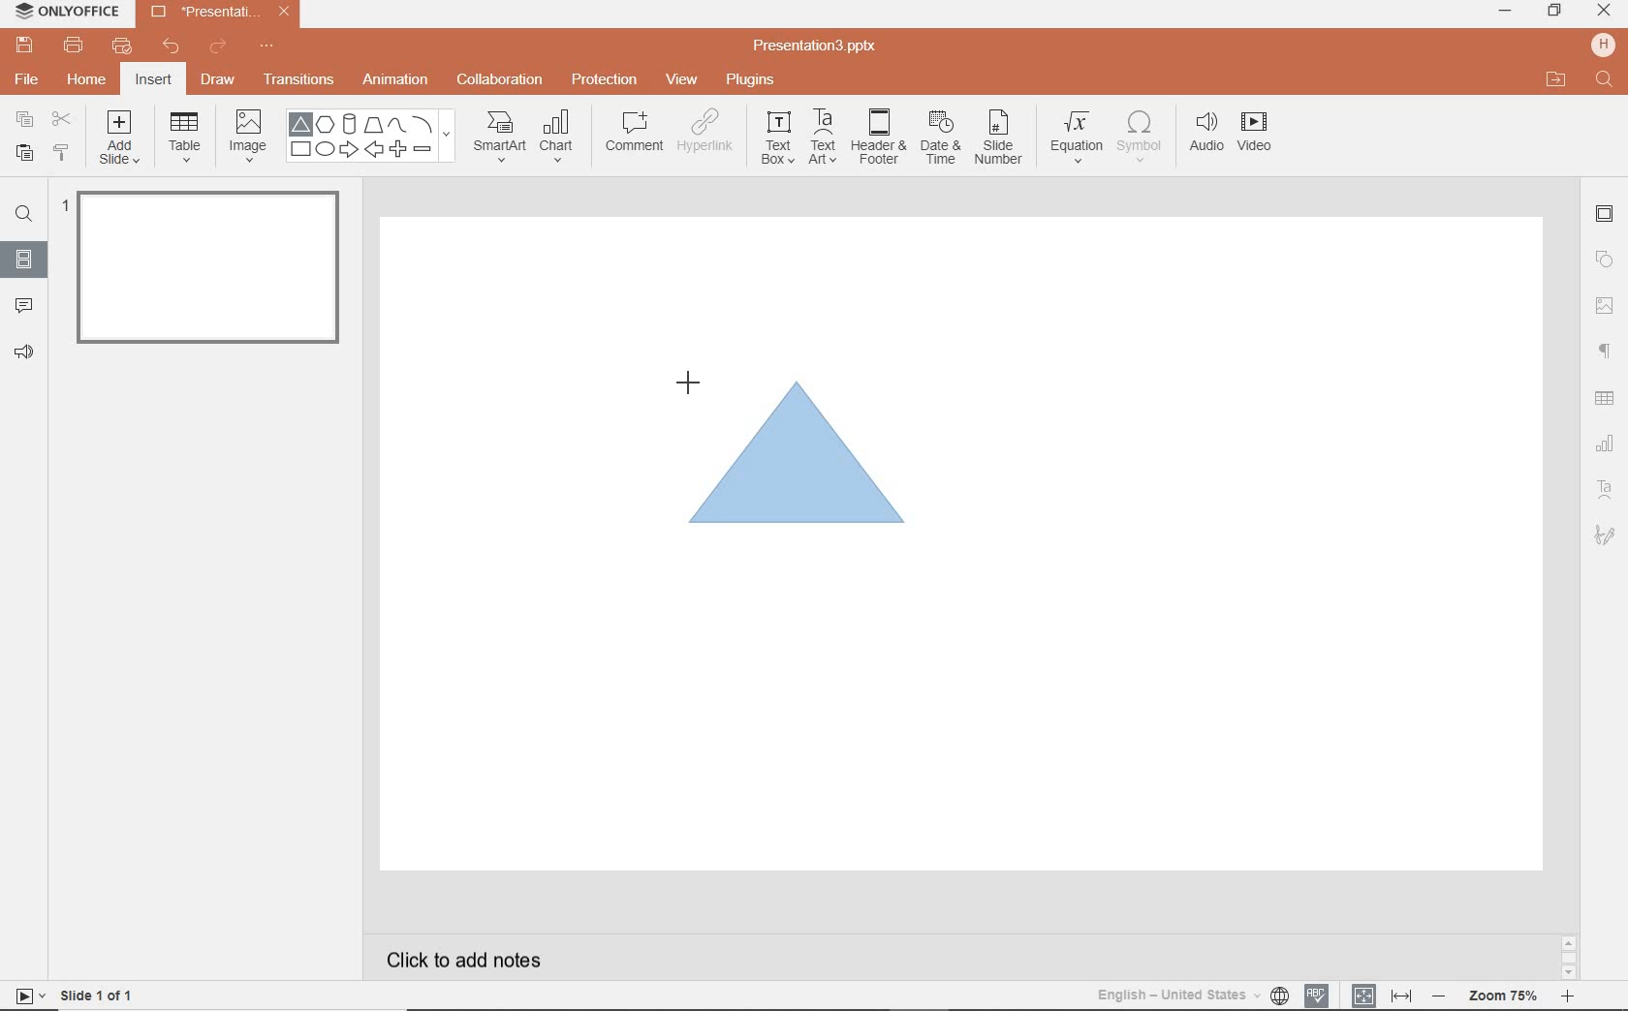 This screenshot has width=1628, height=1011. What do you see at coordinates (1362, 996) in the screenshot?
I see `FIT TO SLIDE` at bounding box center [1362, 996].